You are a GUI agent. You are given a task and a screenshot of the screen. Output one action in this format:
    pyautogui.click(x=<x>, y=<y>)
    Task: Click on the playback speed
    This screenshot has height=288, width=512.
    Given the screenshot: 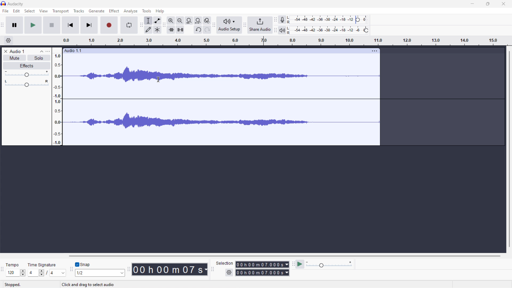 What is the action you would take?
    pyautogui.click(x=329, y=264)
    